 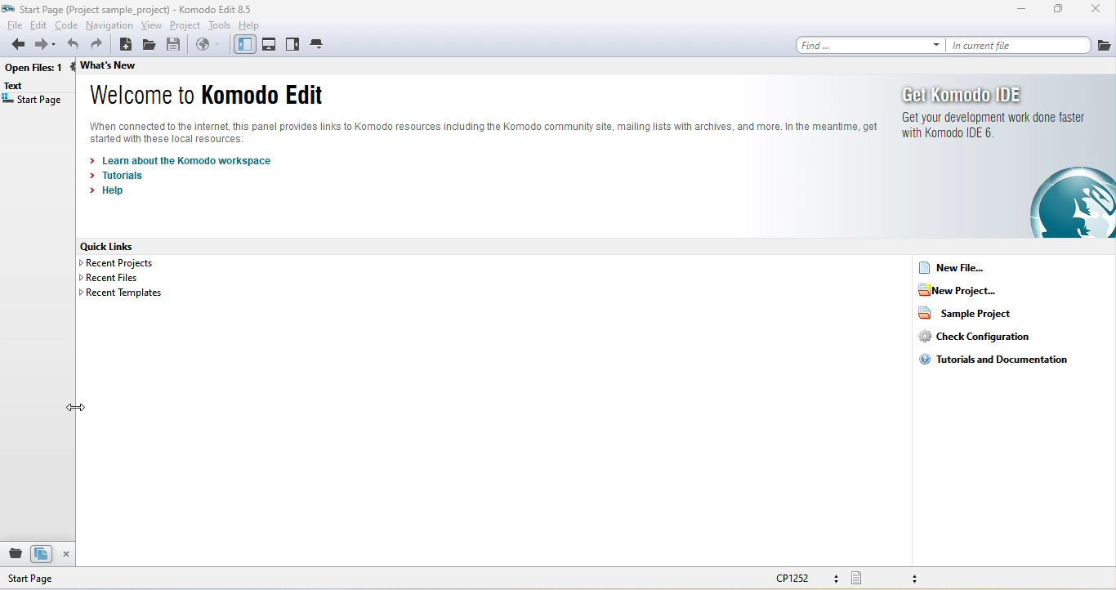 What do you see at coordinates (207, 47) in the screenshot?
I see `browse` at bounding box center [207, 47].